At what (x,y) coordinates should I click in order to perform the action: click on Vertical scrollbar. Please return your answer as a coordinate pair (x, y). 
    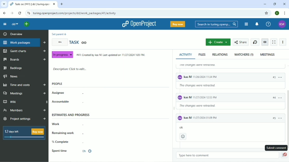
    Looking at the image, I should click on (287, 111).